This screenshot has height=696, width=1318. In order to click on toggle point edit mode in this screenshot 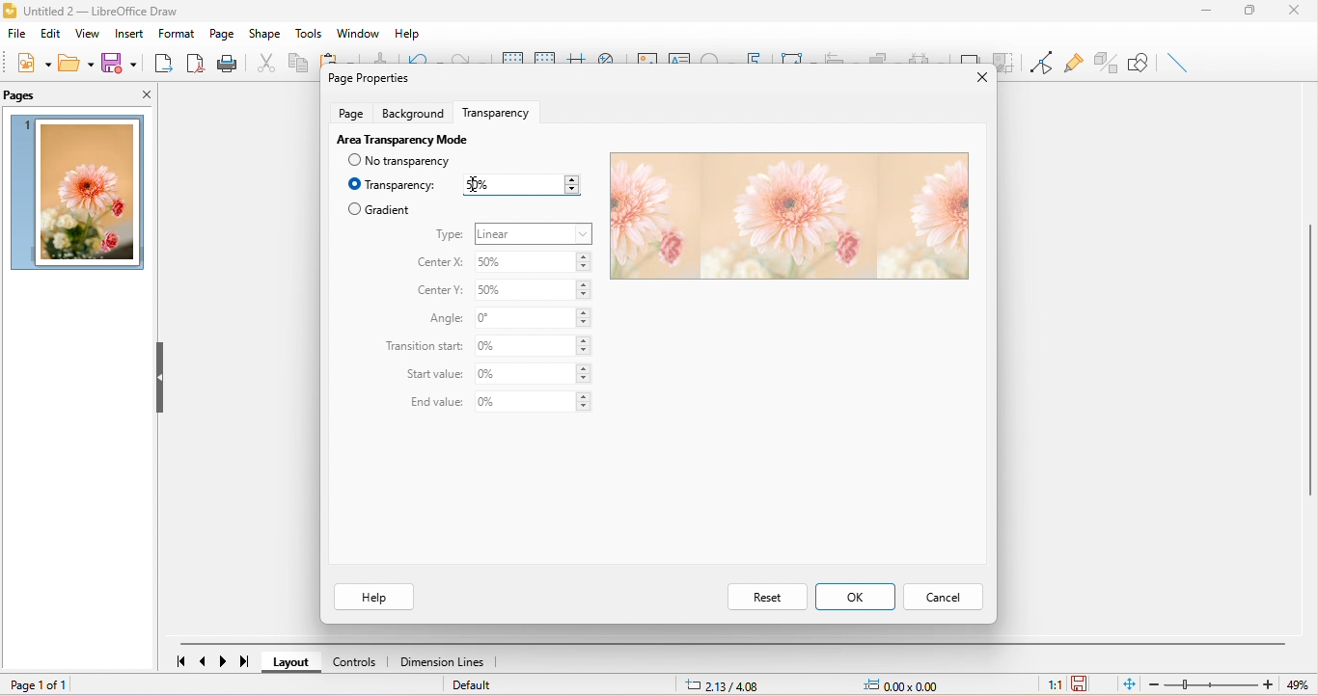, I will do `click(1038, 63)`.